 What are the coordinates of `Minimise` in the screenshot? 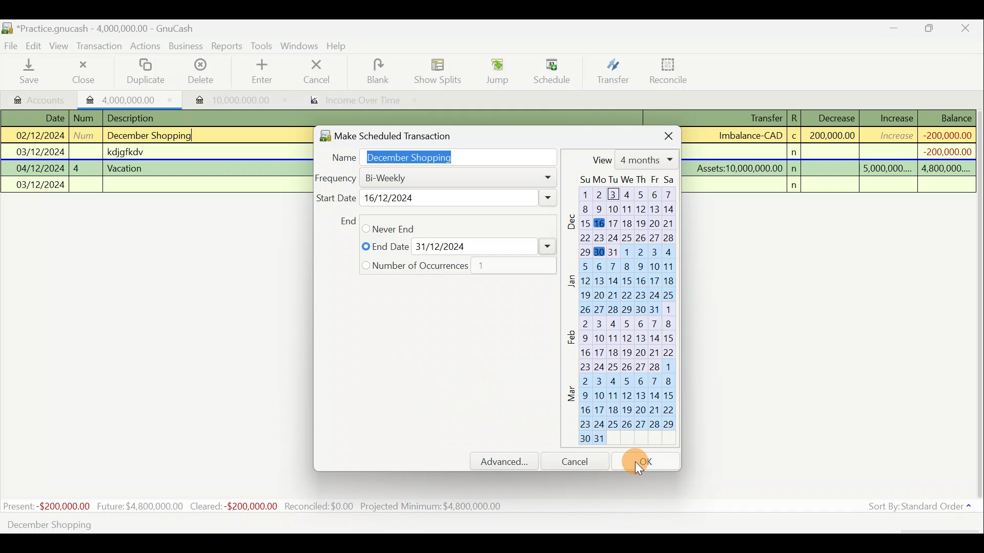 It's located at (894, 30).